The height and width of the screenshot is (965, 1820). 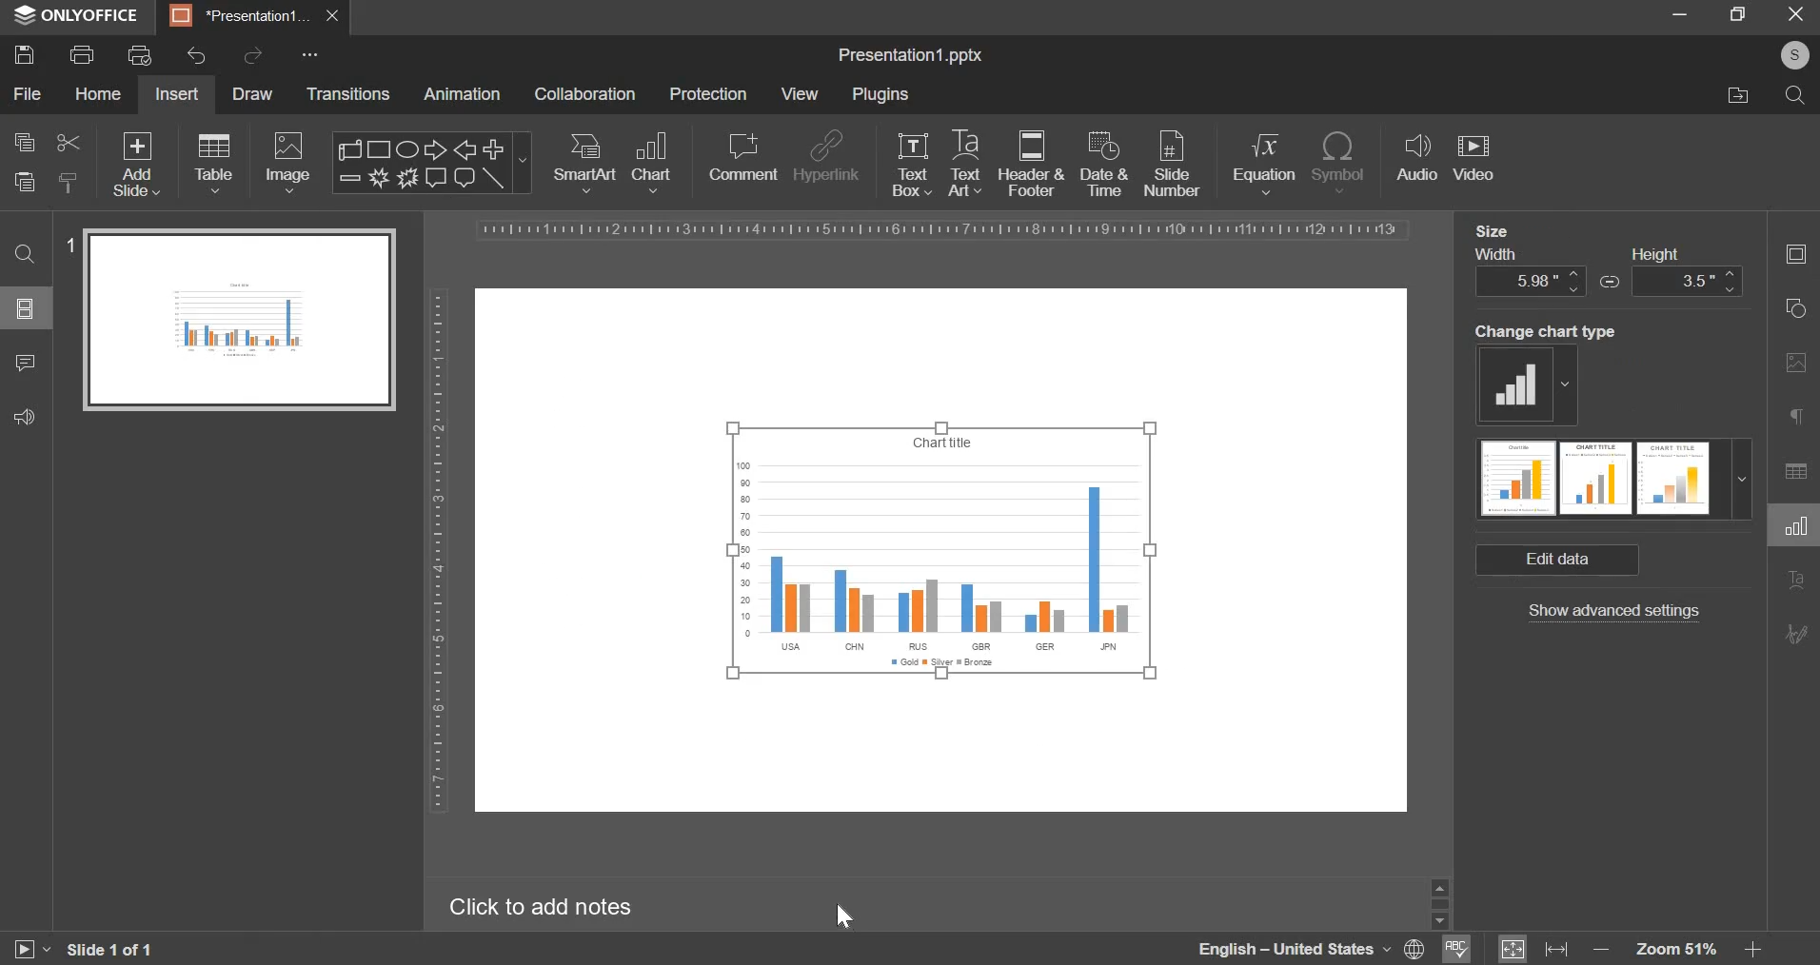 What do you see at coordinates (552, 906) in the screenshot?
I see `click to add notes` at bounding box center [552, 906].